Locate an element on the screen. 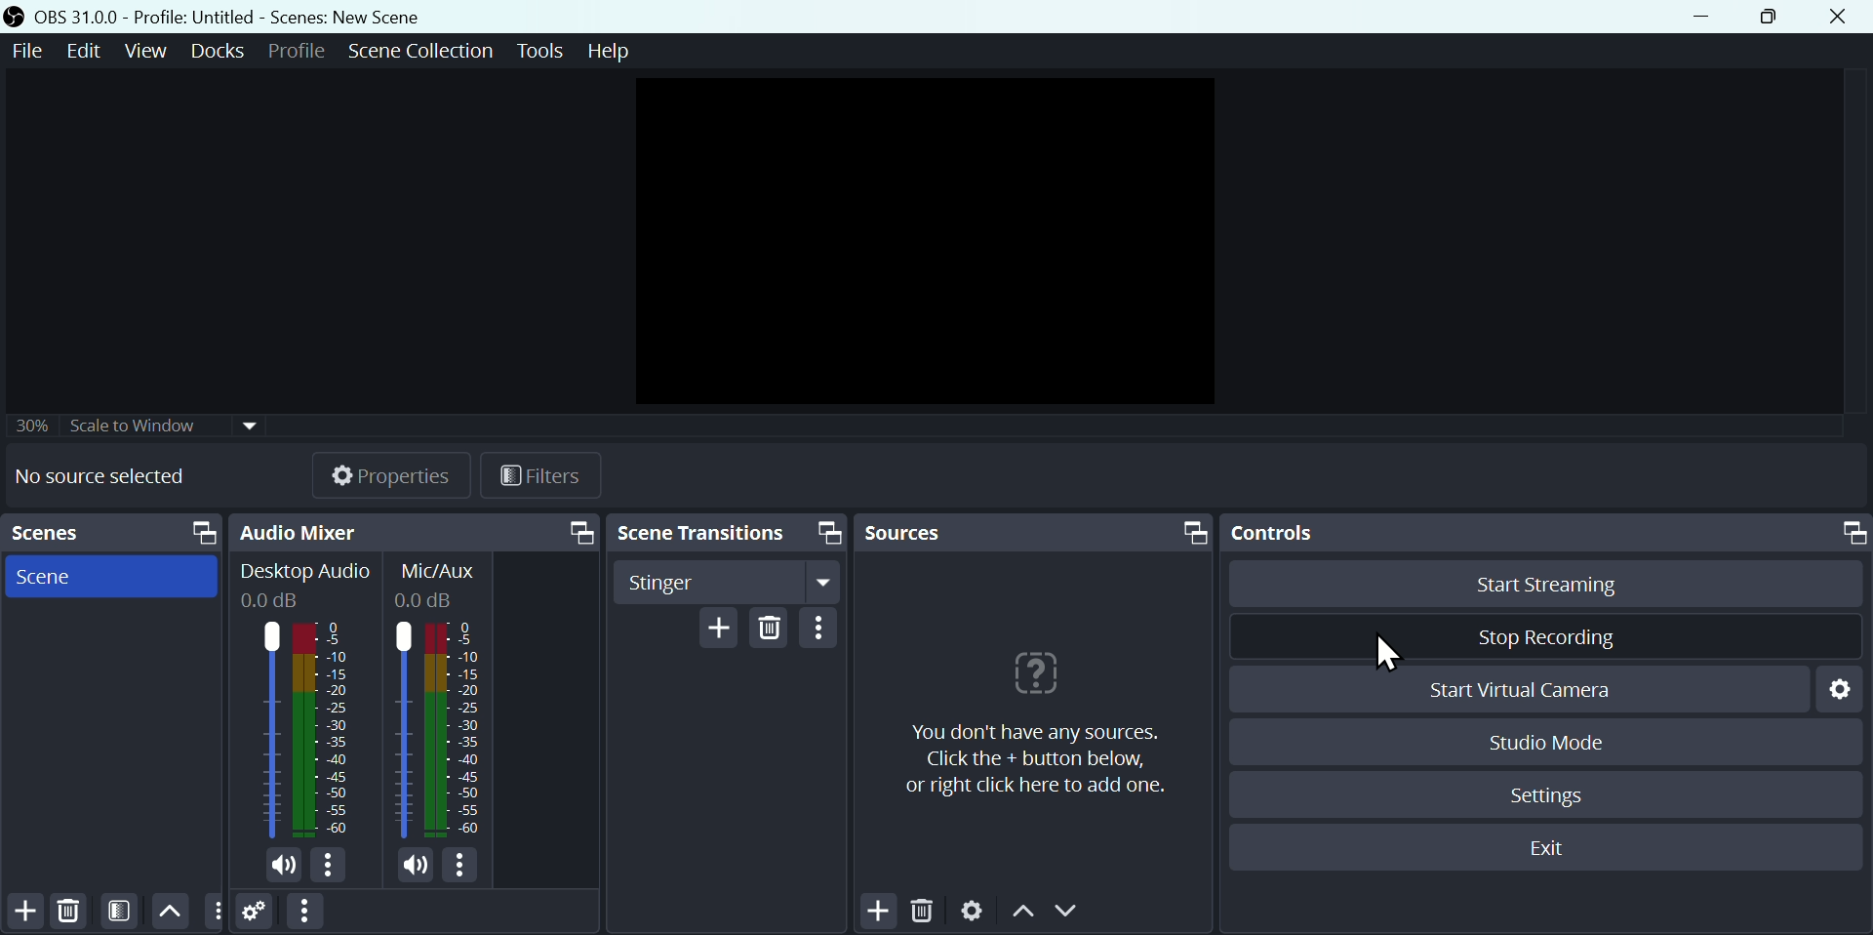 This screenshot has width=1873, height=935. Audio bar is located at coordinates (299, 702).